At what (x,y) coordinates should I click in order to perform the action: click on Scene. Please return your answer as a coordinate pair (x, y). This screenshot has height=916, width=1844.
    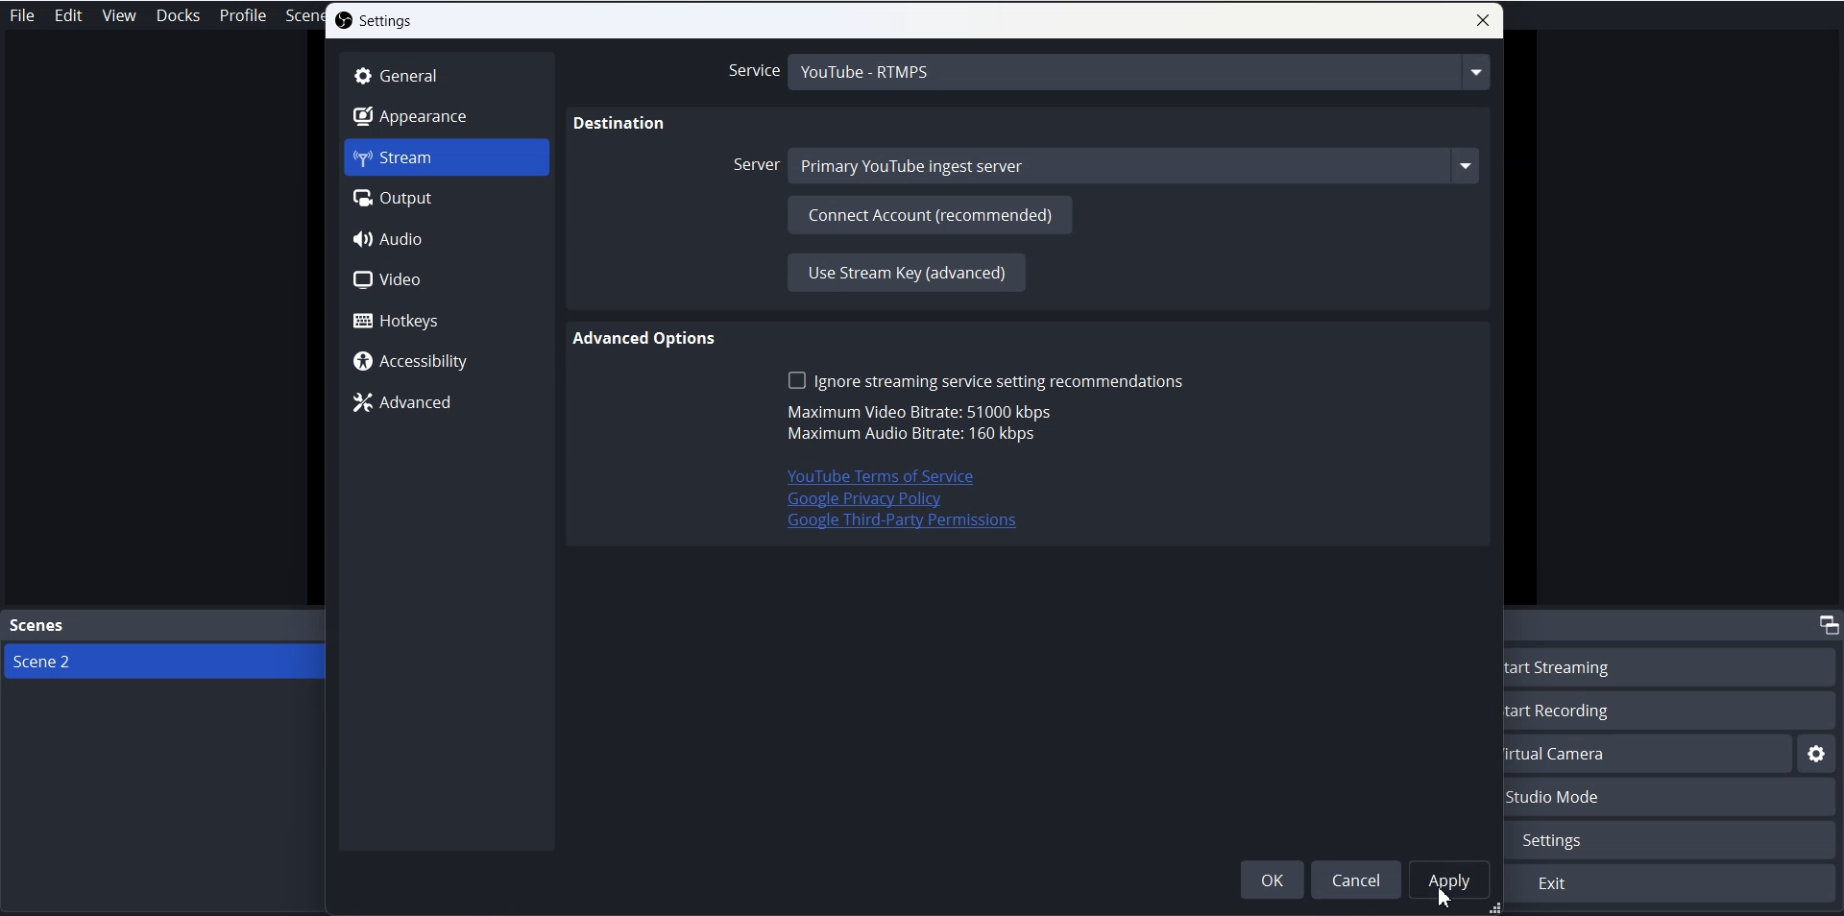
    Looking at the image, I should click on (304, 17).